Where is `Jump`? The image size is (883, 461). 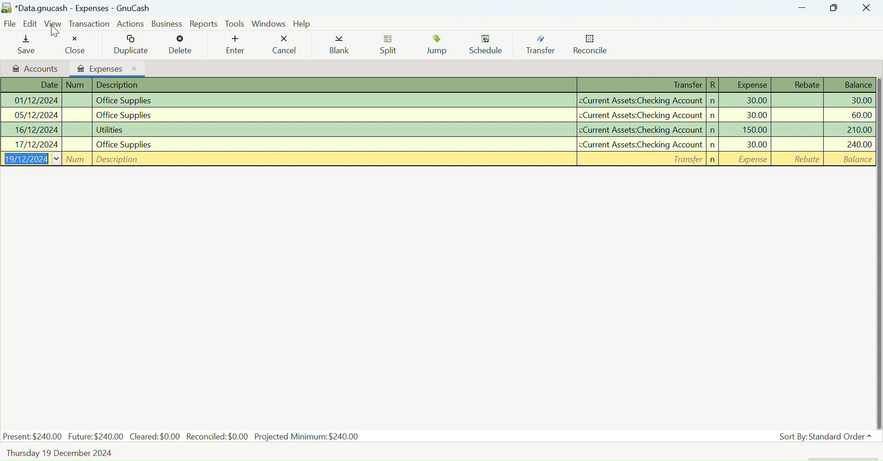 Jump is located at coordinates (439, 46).